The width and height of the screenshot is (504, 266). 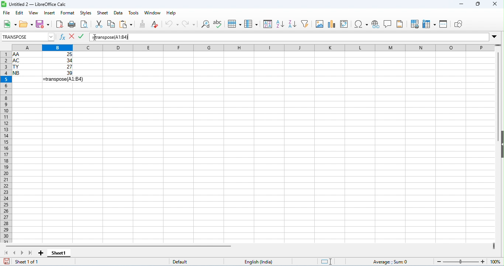 I want to click on formula bar, so click(x=313, y=38).